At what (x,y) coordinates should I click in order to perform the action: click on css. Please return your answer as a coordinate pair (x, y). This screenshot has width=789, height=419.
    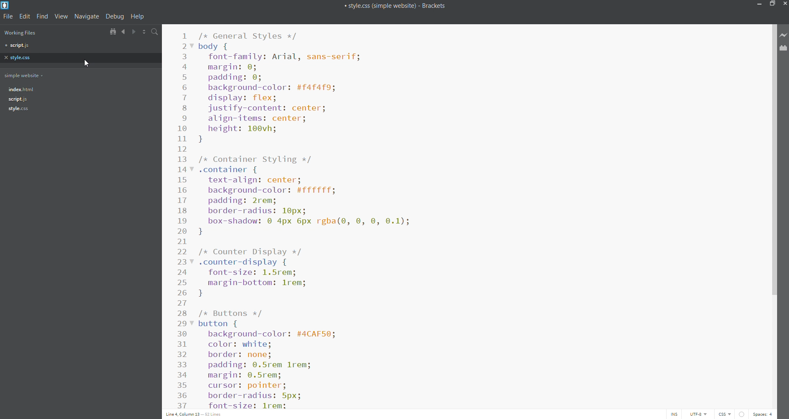
    Looking at the image, I should click on (726, 414).